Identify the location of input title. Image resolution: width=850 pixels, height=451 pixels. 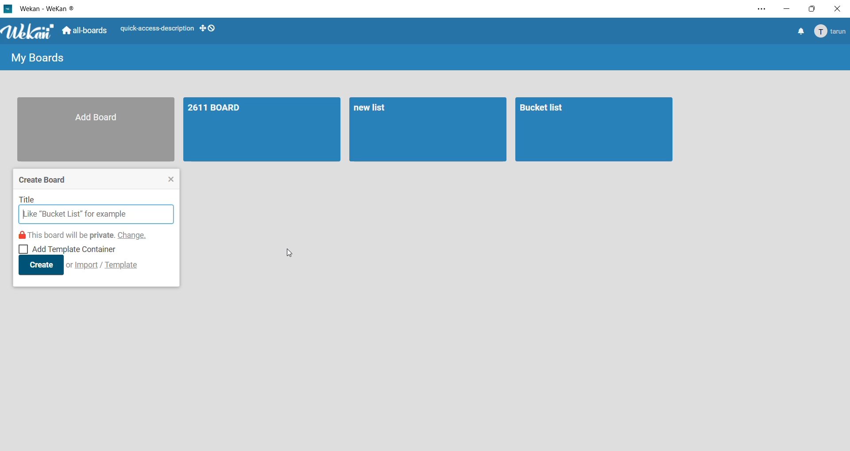
(96, 215).